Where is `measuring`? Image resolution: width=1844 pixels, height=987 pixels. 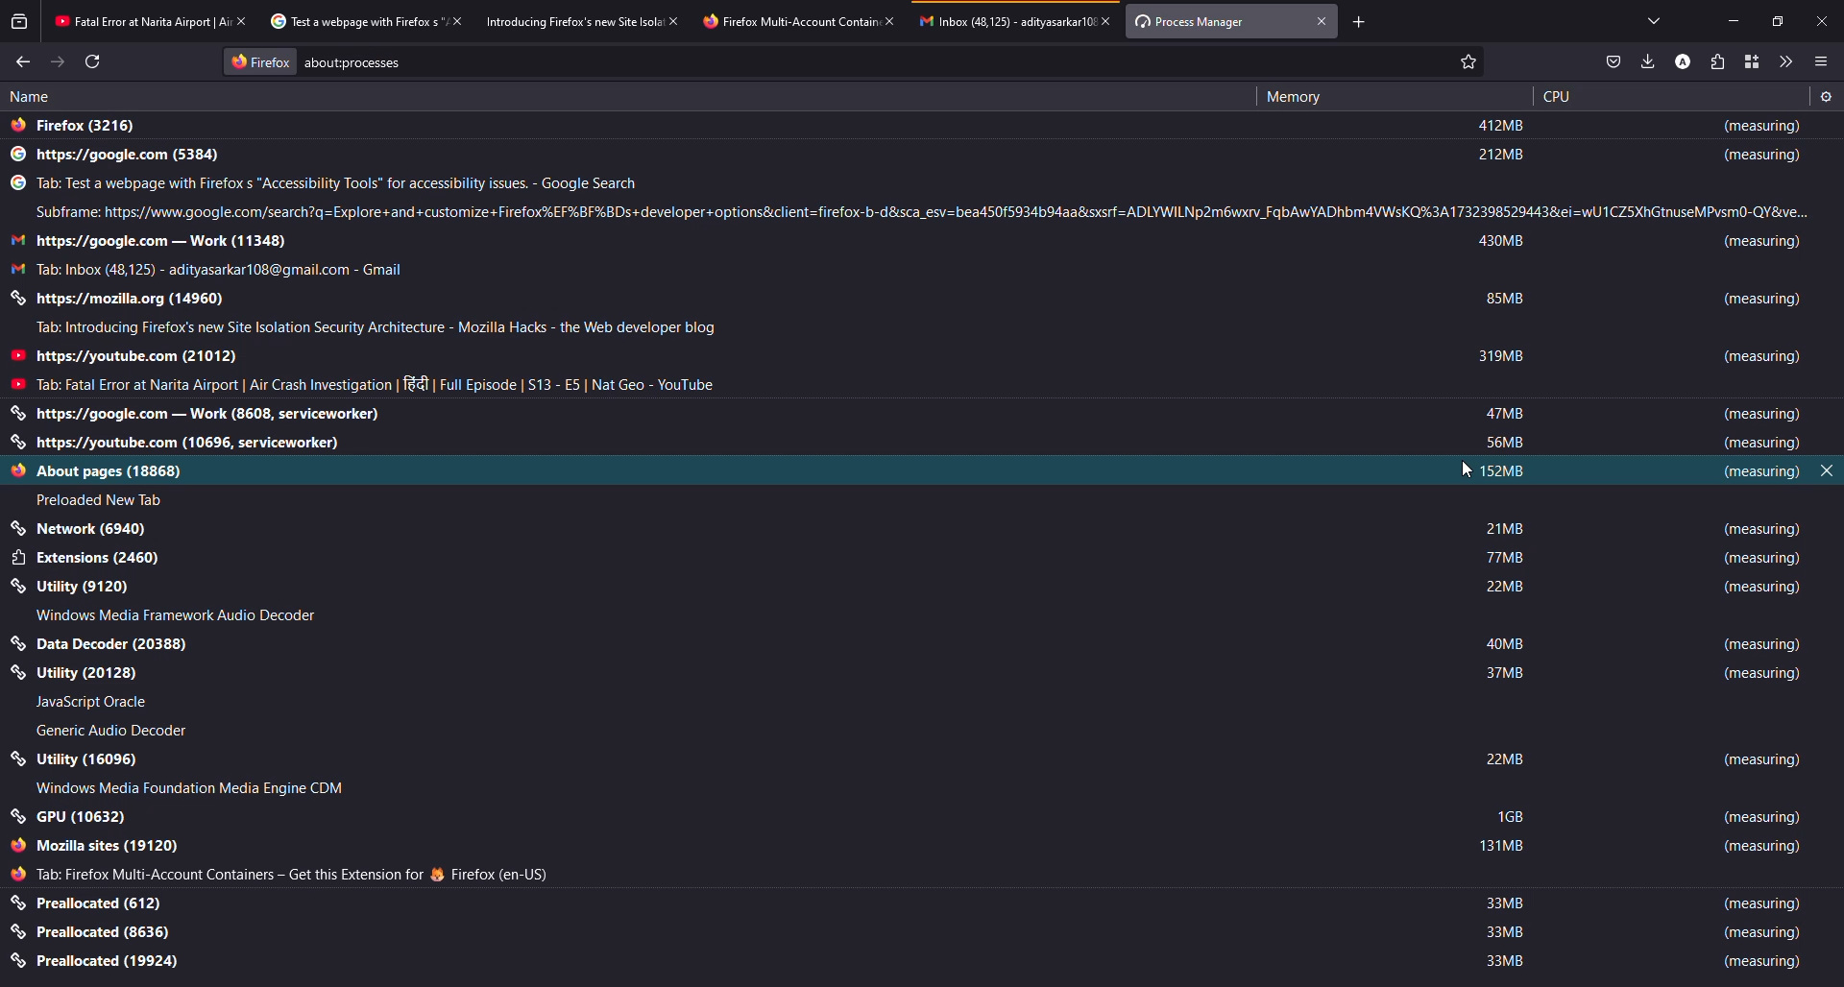 measuring is located at coordinates (1752, 471).